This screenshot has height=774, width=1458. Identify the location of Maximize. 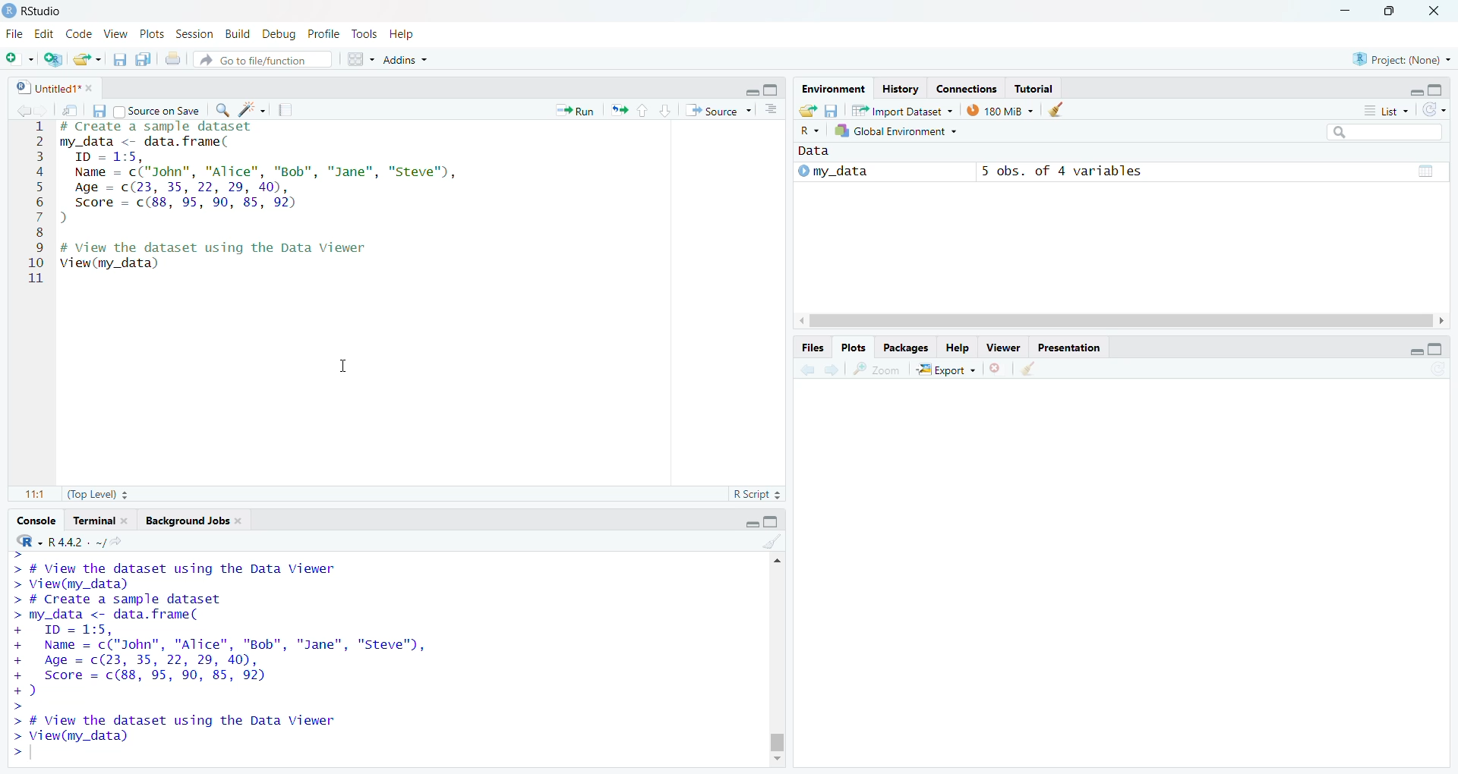
(1438, 351).